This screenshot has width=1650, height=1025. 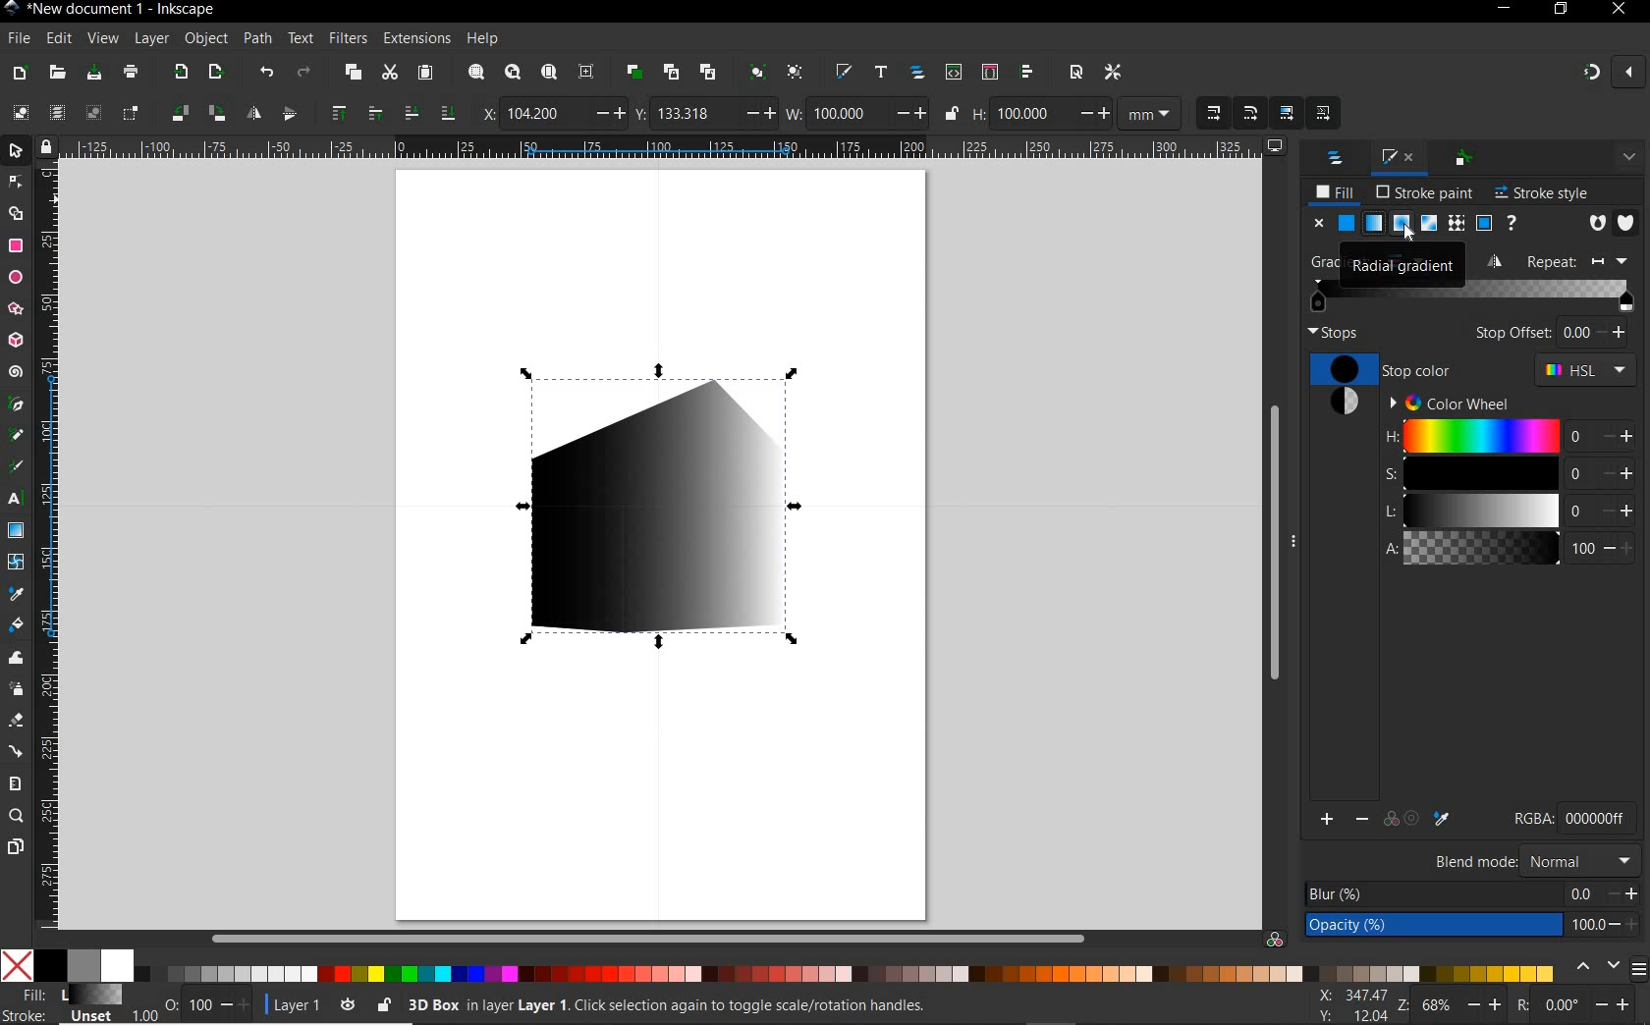 What do you see at coordinates (1565, 1004) in the screenshot?
I see `0` at bounding box center [1565, 1004].